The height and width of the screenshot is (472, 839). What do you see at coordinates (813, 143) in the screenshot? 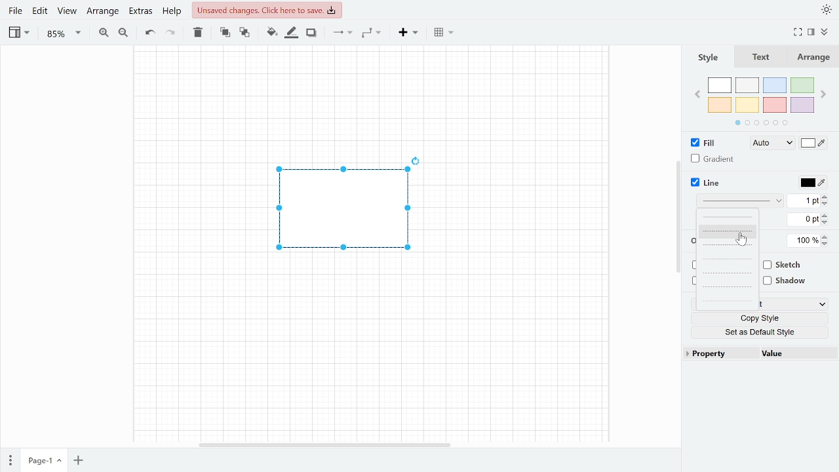
I see `Fill style` at bounding box center [813, 143].